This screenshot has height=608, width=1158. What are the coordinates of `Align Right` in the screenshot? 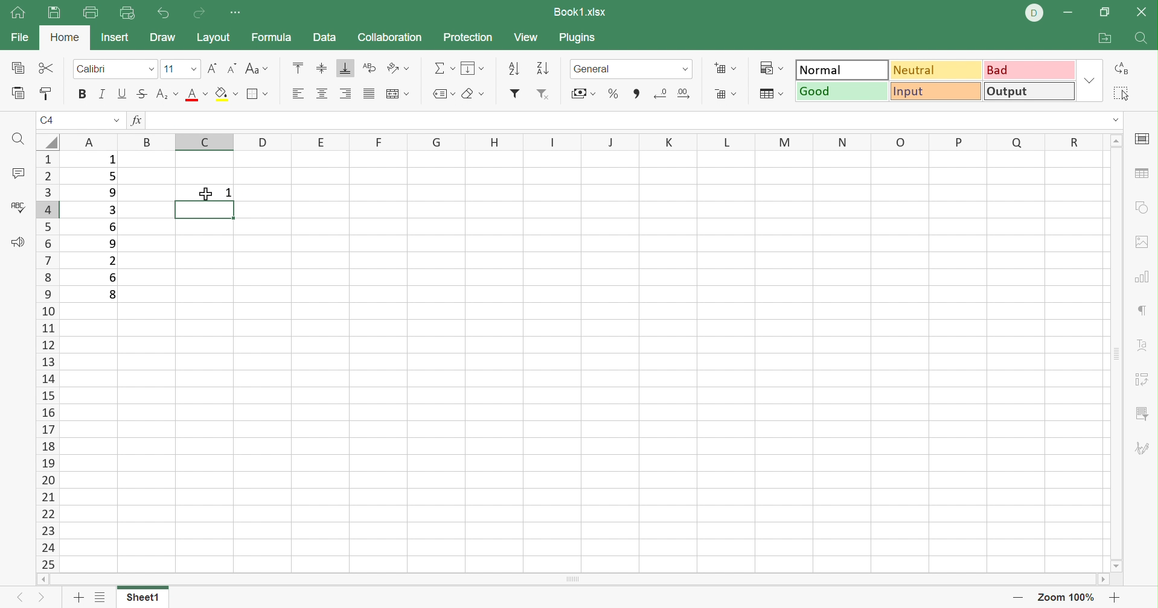 It's located at (347, 92).